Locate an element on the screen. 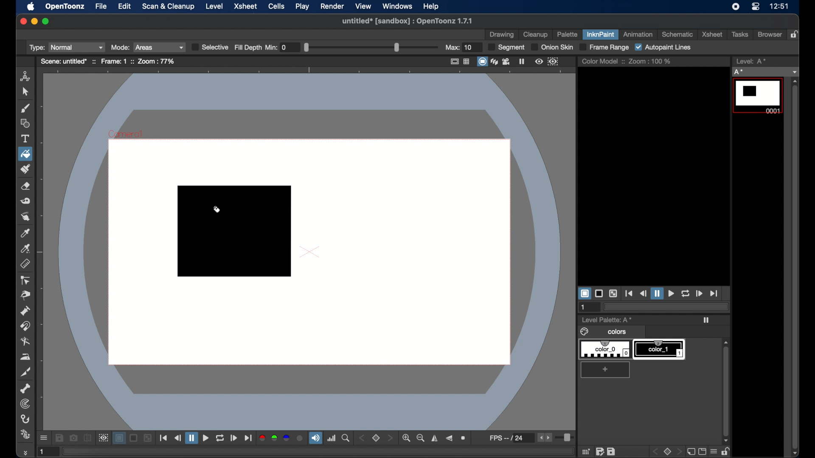 The height and width of the screenshot is (458, 815). fill tool is located at coordinates (25, 154).